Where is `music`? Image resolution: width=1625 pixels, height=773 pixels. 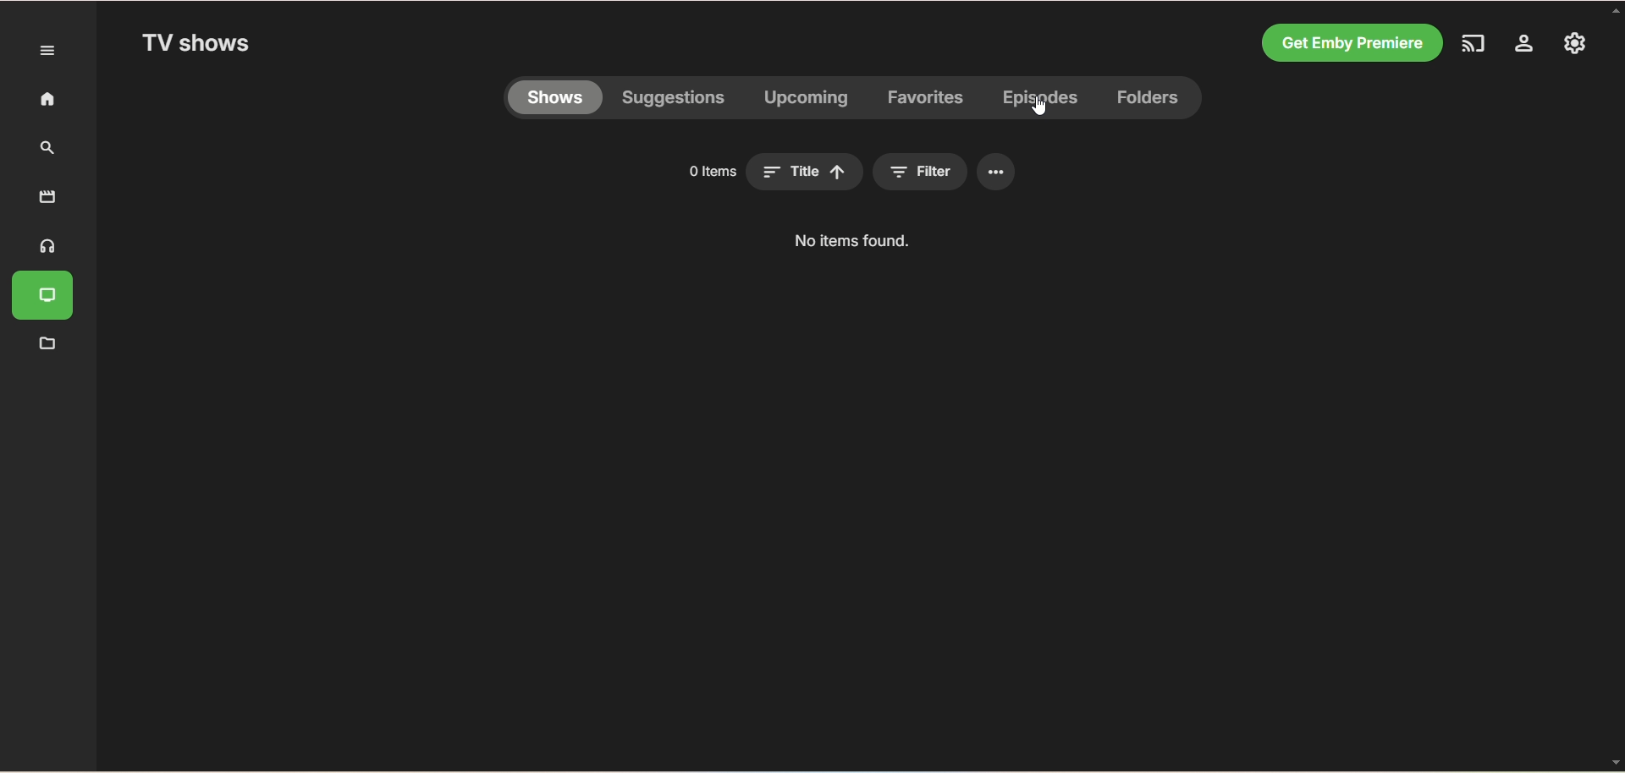
music is located at coordinates (43, 247).